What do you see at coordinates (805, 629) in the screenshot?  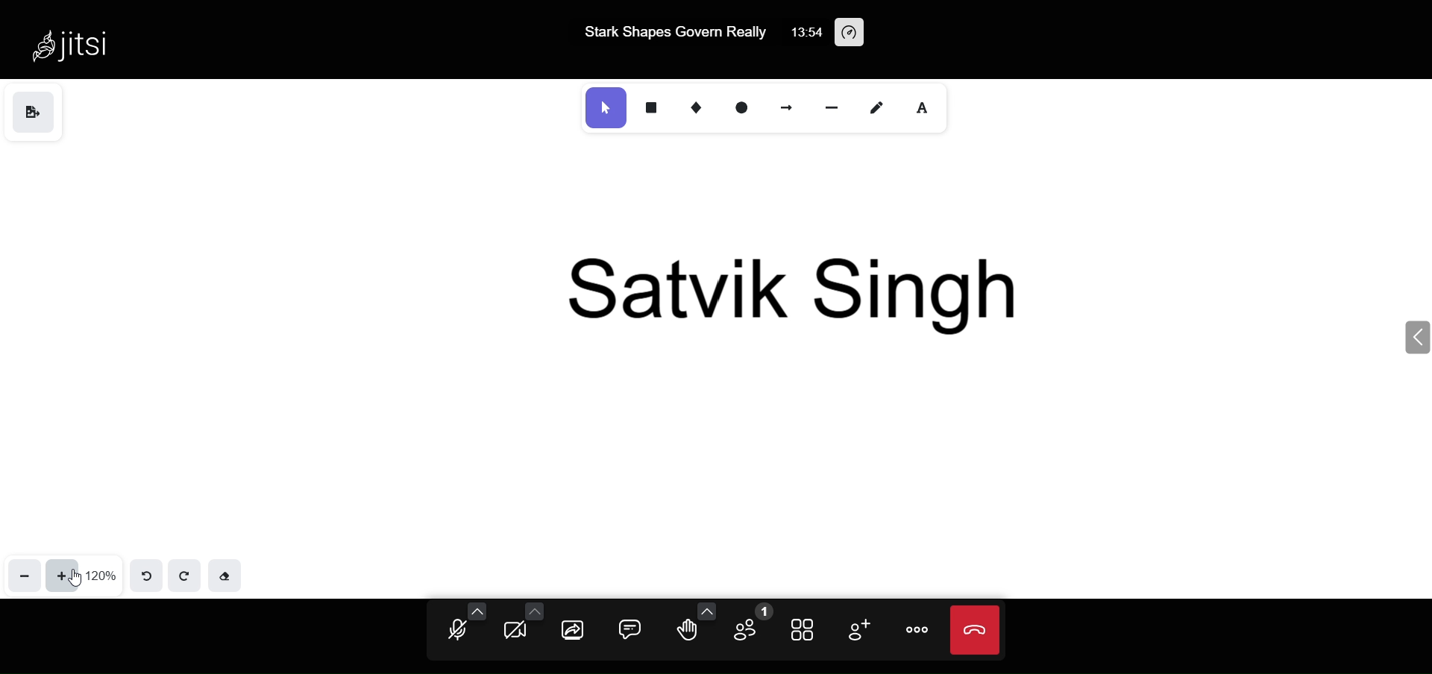 I see `tile view` at bounding box center [805, 629].